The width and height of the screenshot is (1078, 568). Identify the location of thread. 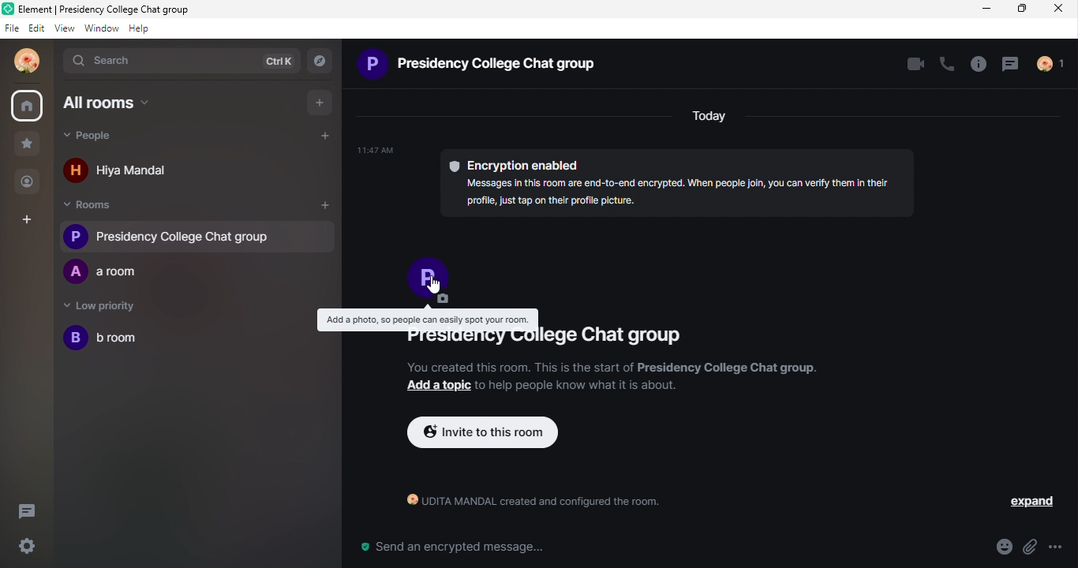
(1010, 65).